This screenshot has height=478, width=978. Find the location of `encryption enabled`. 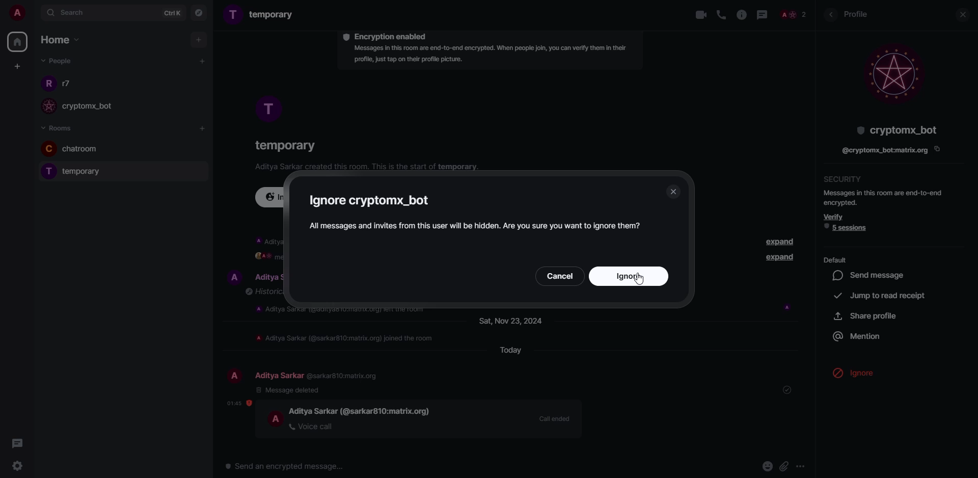

encryption enabled is located at coordinates (388, 36).